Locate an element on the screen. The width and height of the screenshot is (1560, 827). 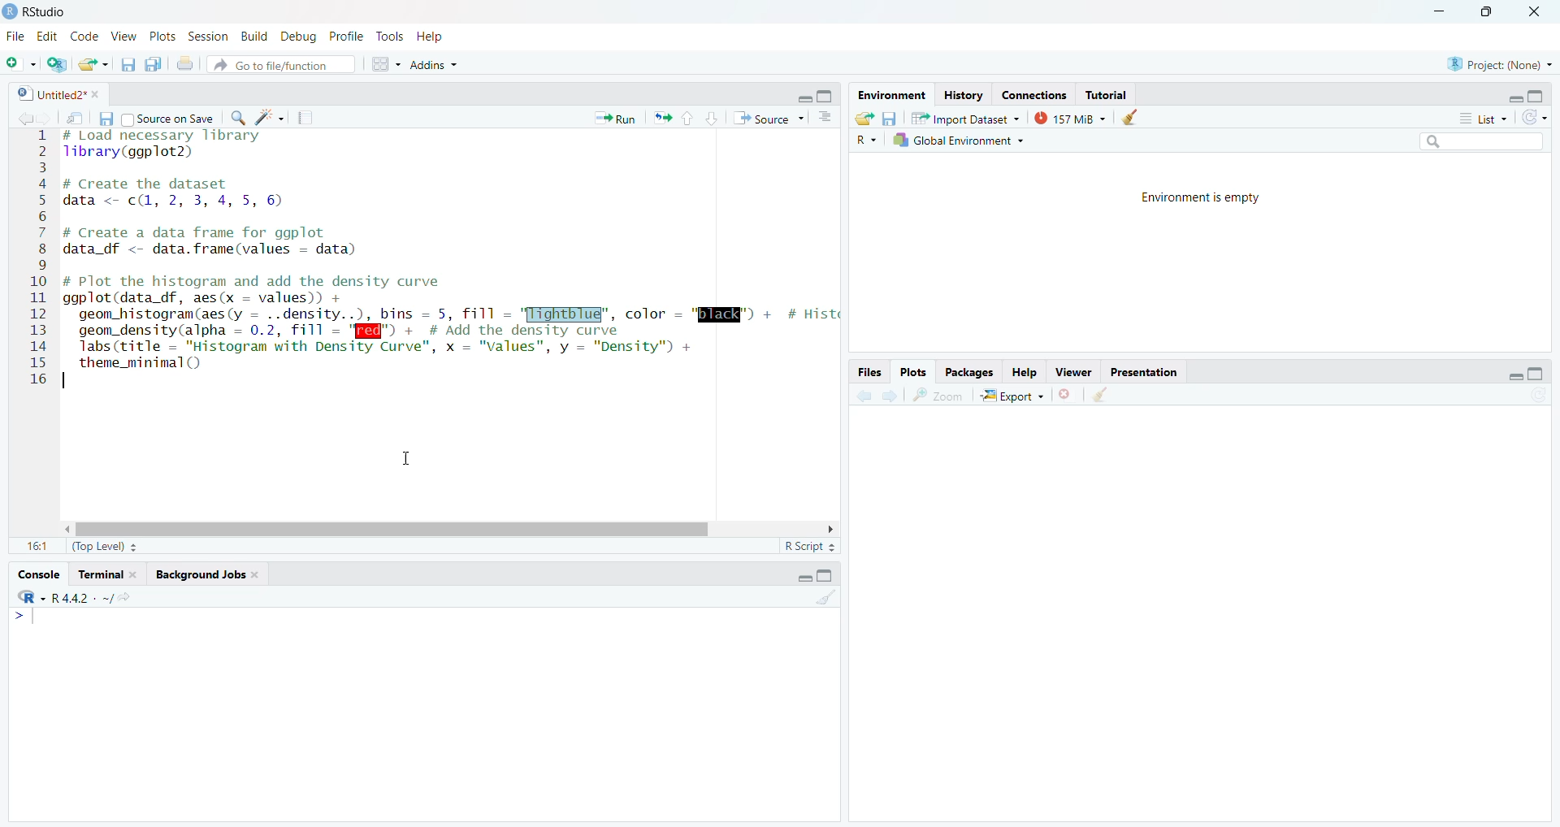
line number is located at coordinates (37, 257).